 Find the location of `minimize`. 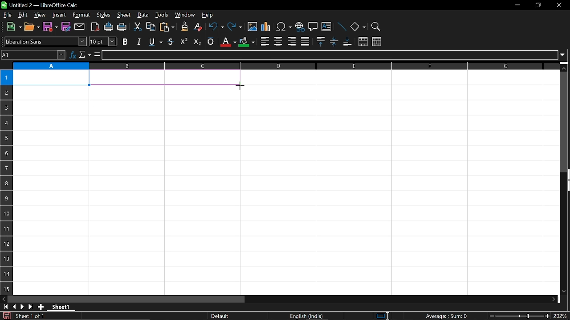

minimize is located at coordinates (517, 4).